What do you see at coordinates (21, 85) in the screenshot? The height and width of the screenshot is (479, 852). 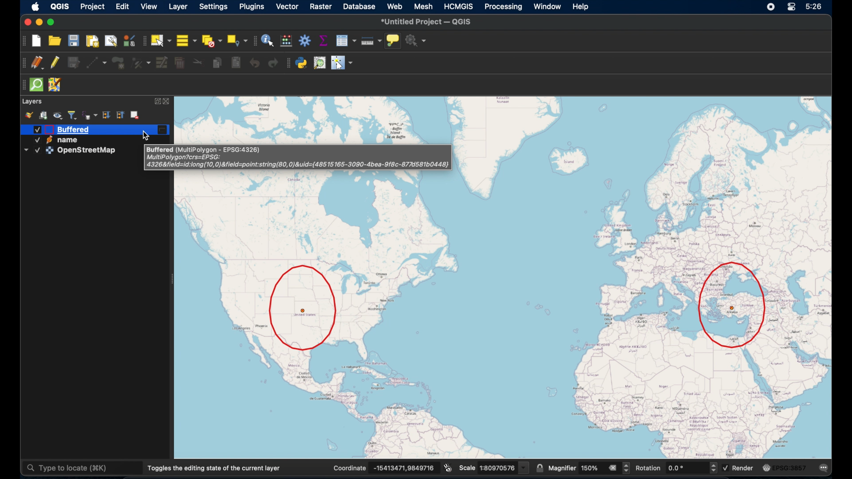 I see `drag handle` at bounding box center [21, 85].